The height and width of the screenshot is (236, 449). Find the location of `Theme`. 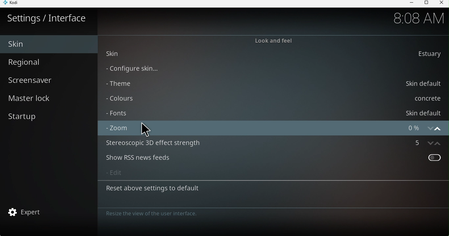

Theme is located at coordinates (271, 83).